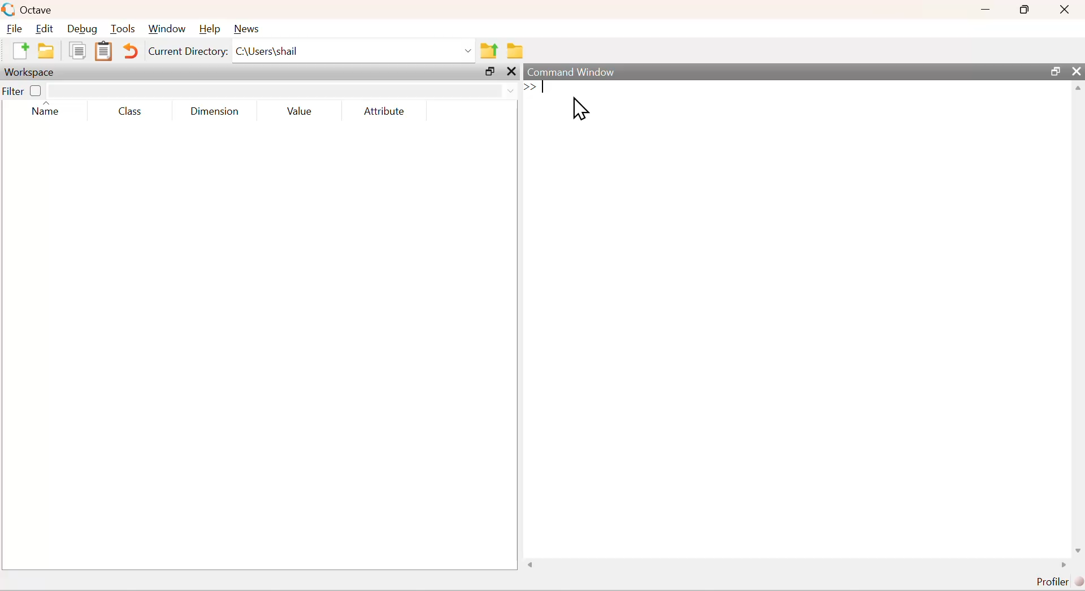 This screenshot has height=591, width=1085. Describe the element at coordinates (1029, 9) in the screenshot. I see `Maximize` at that location.